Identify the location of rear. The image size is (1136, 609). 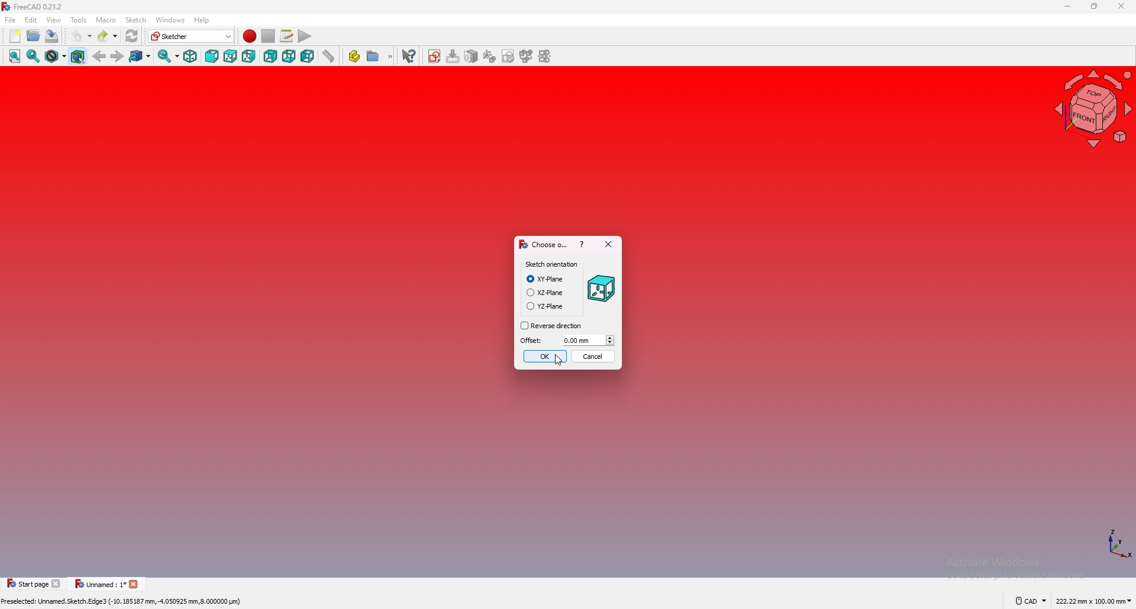
(270, 56).